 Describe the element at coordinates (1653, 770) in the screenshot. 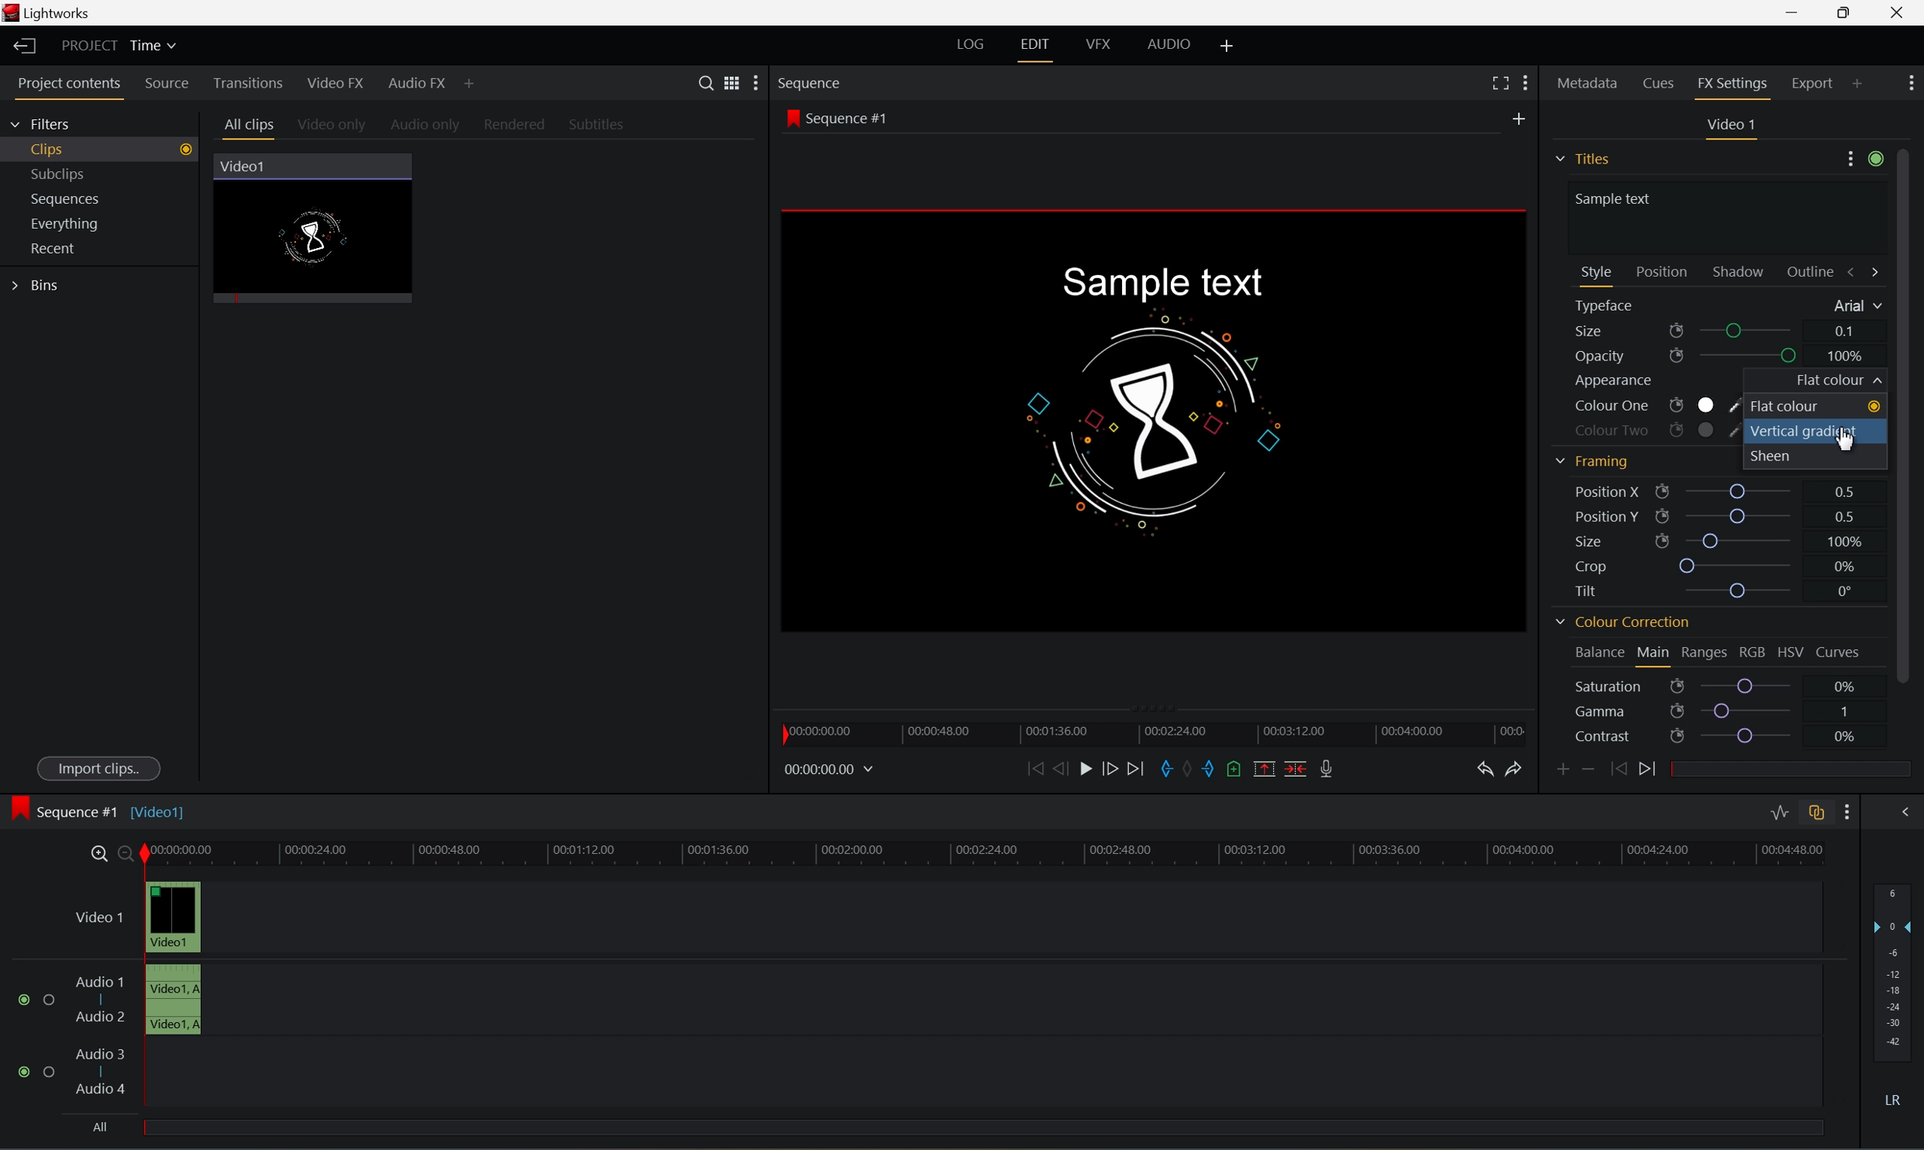

I see `next` at that location.